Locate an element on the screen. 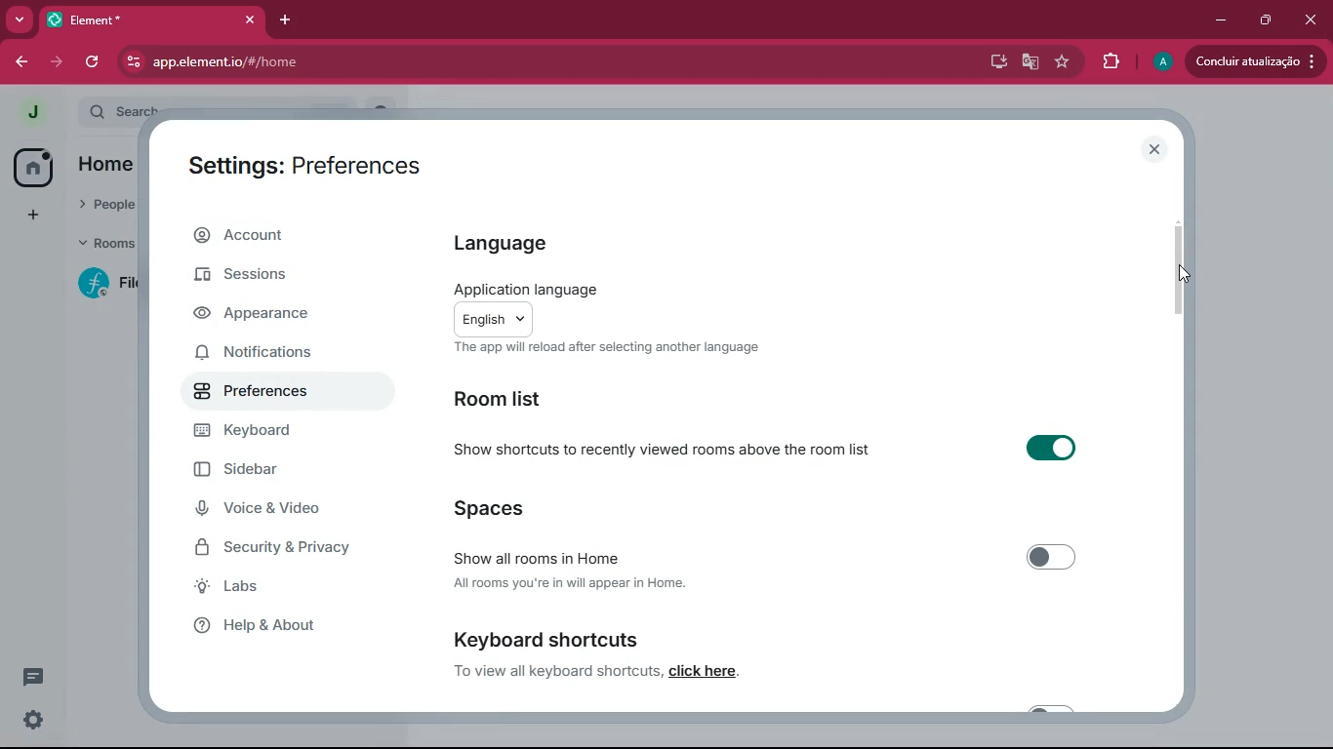  close is located at coordinates (1310, 20).